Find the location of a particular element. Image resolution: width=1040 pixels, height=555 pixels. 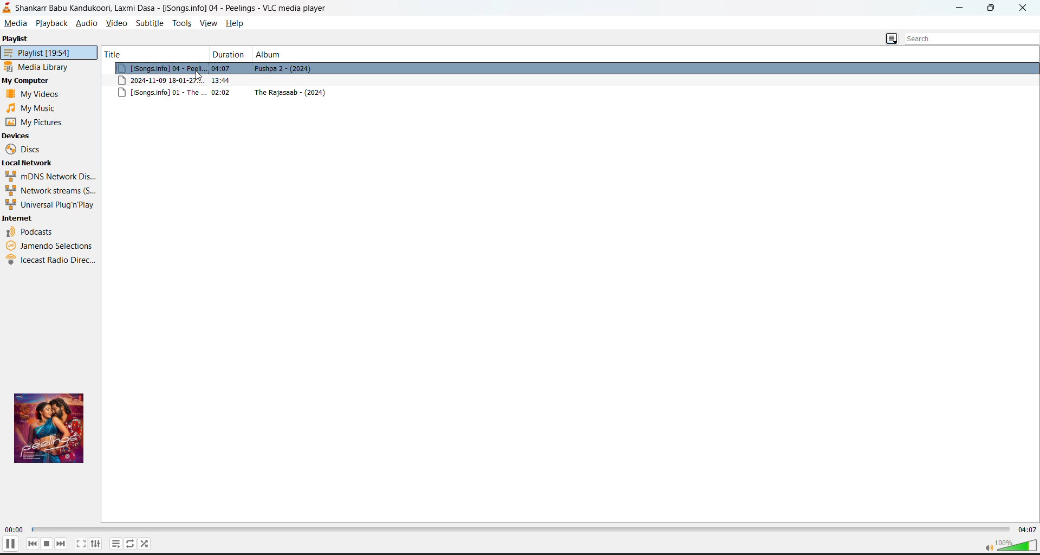

stop is located at coordinates (47, 544).